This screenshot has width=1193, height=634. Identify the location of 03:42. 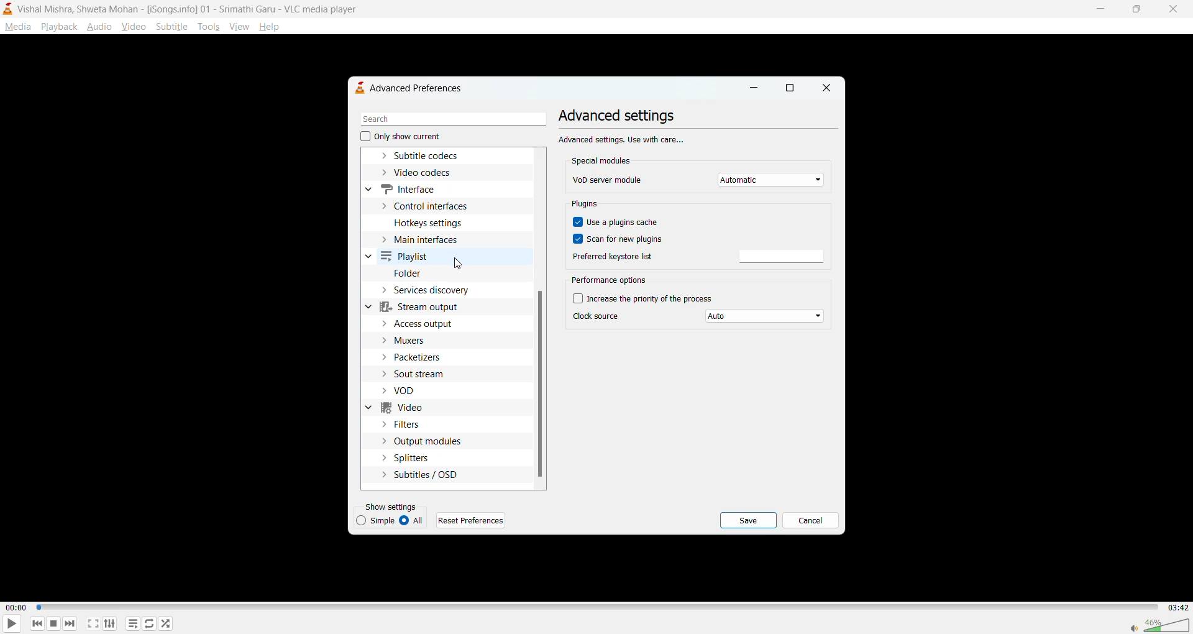
(1176, 607).